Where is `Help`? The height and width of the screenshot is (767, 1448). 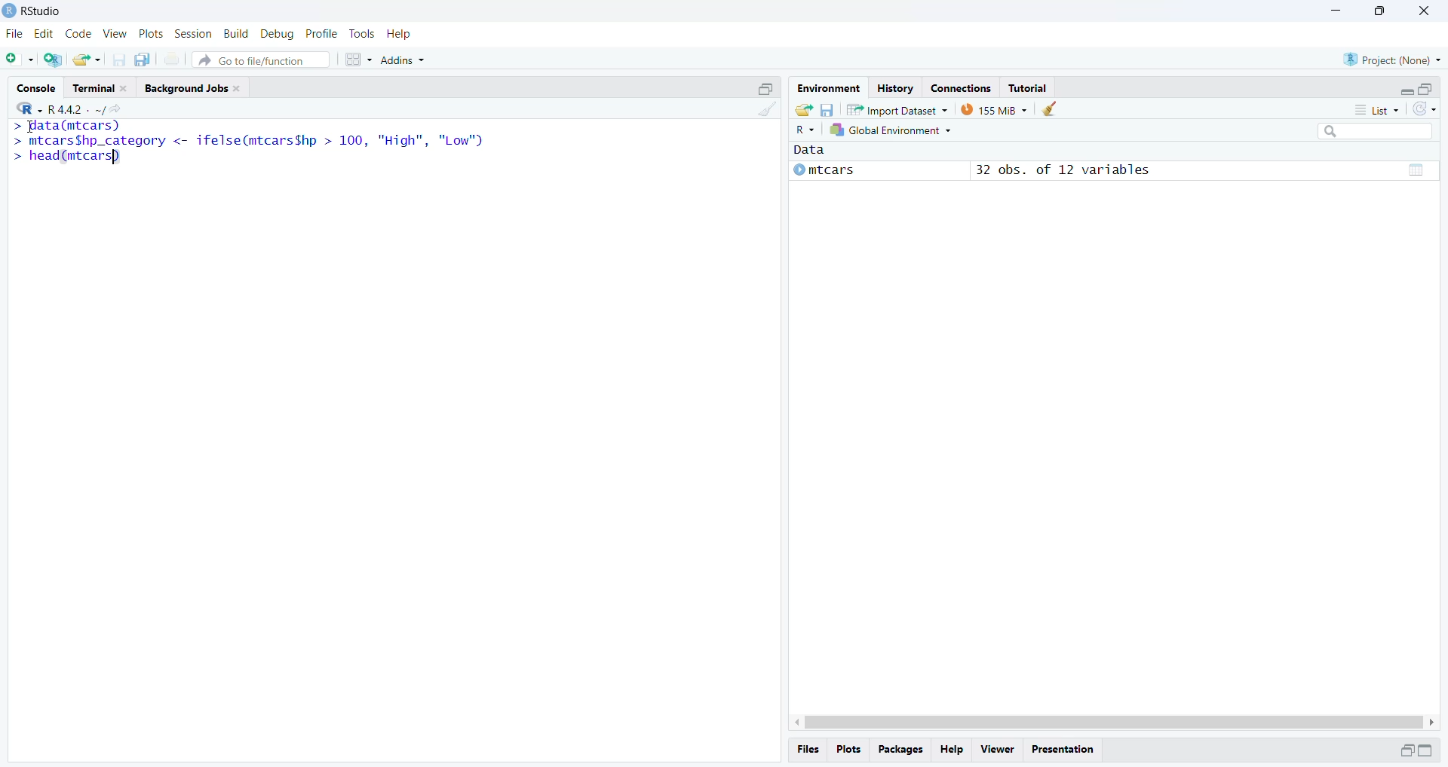
Help is located at coordinates (400, 33).